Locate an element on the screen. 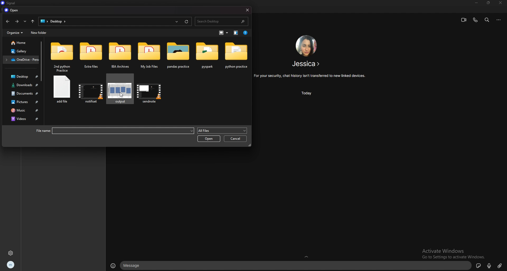 This screenshot has height=271, width=507. close is located at coordinates (248, 10).